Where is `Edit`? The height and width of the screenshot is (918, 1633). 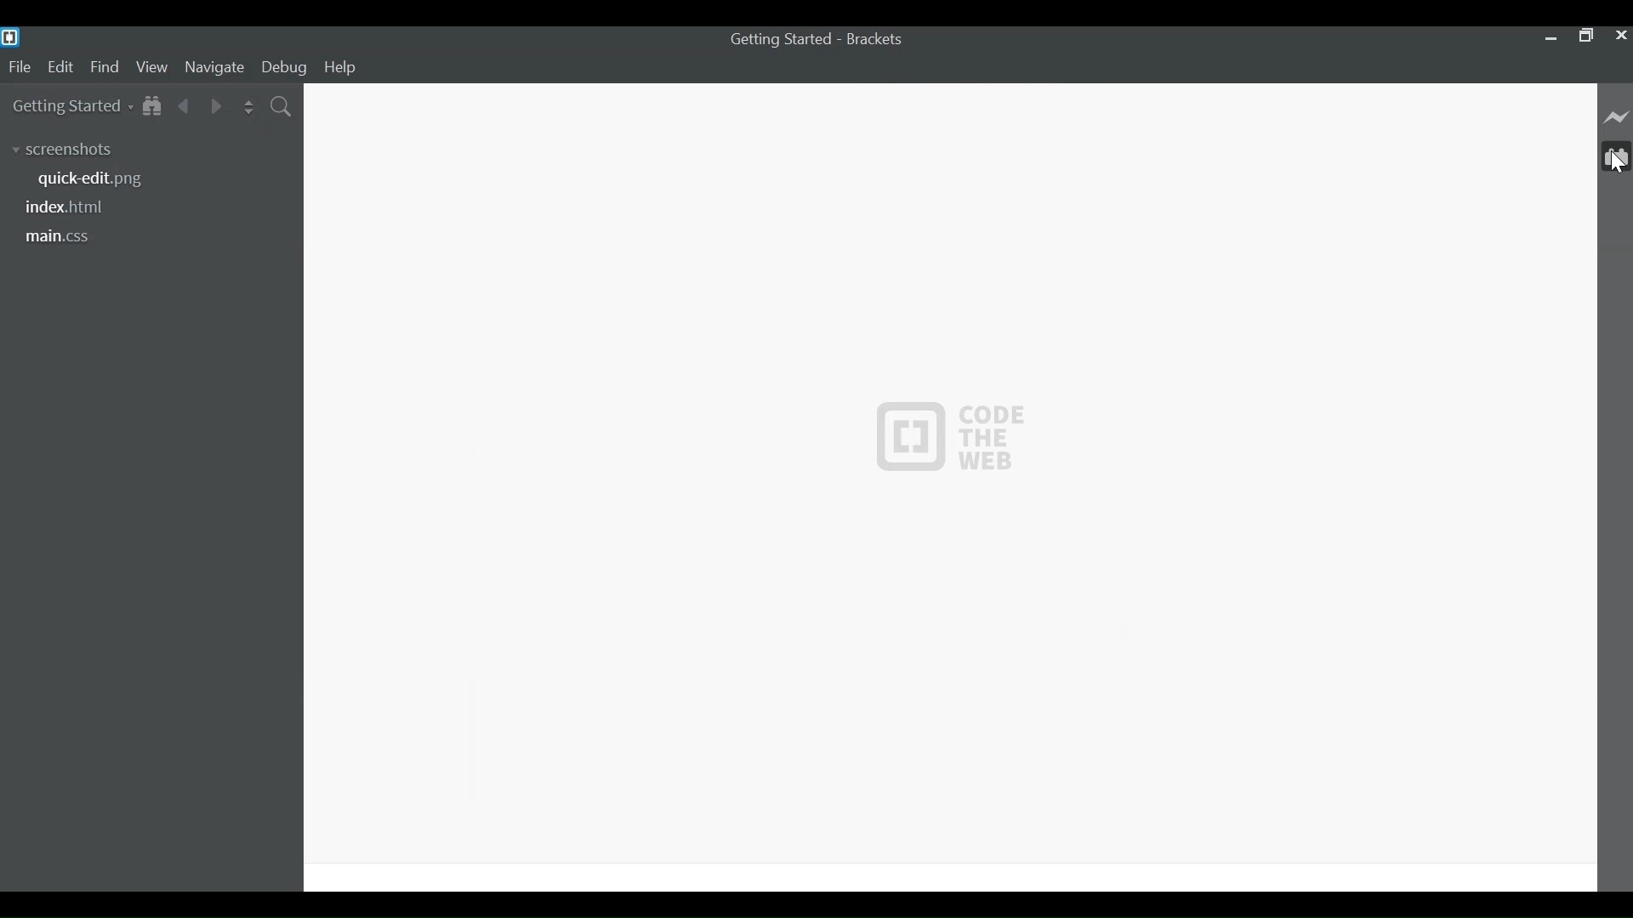
Edit is located at coordinates (62, 69).